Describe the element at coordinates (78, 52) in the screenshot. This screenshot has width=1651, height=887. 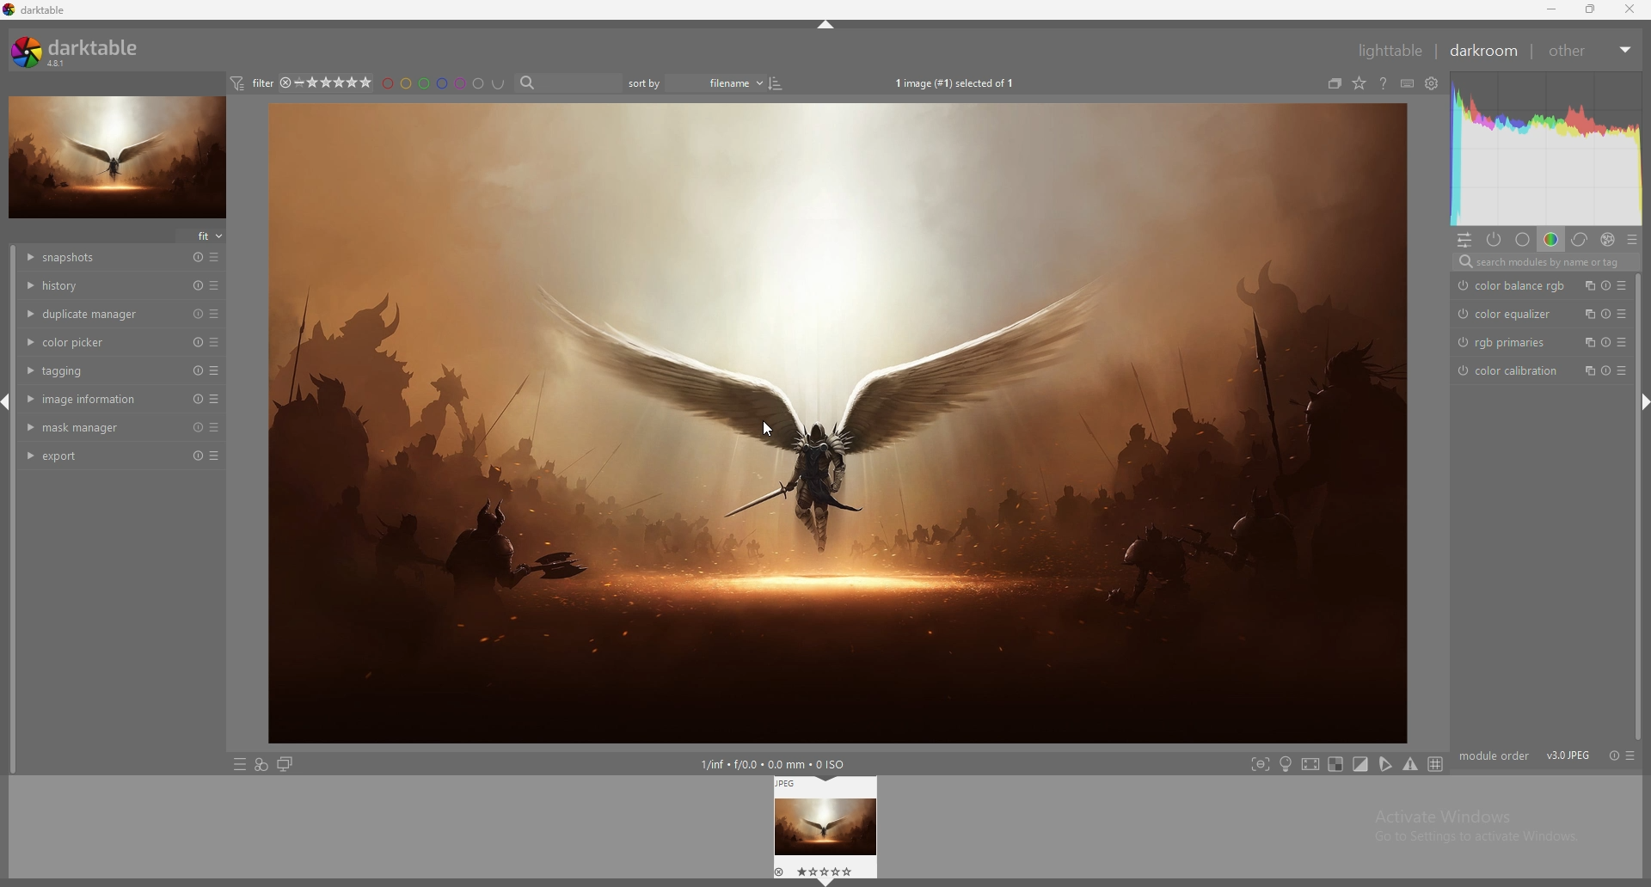
I see `darktable` at that location.